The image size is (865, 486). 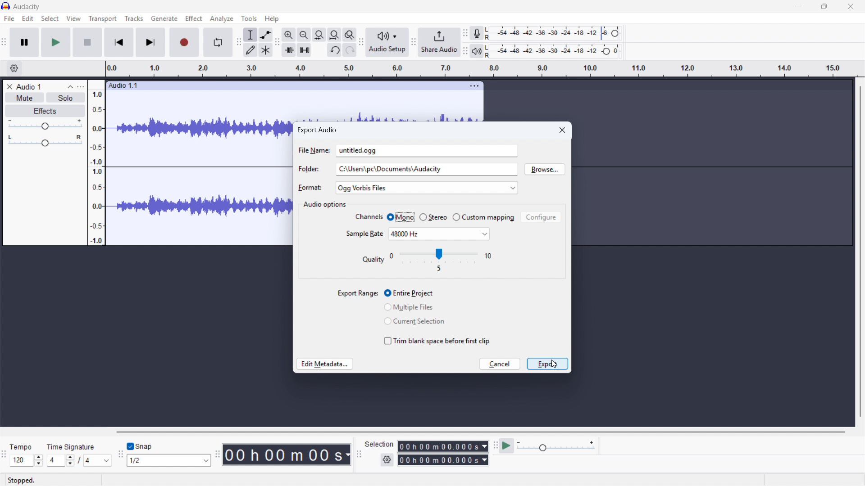 I want to click on stop , so click(x=87, y=42).